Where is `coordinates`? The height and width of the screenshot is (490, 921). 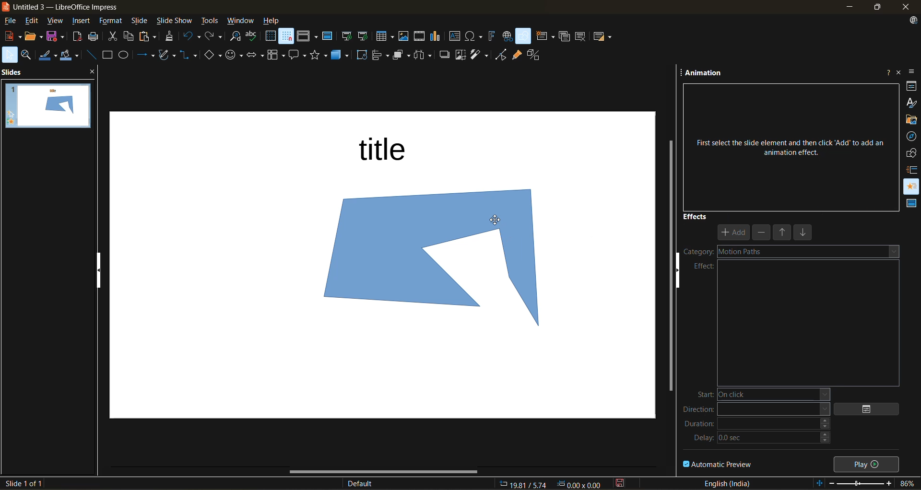 coordinates is located at coordinates (552, 483).